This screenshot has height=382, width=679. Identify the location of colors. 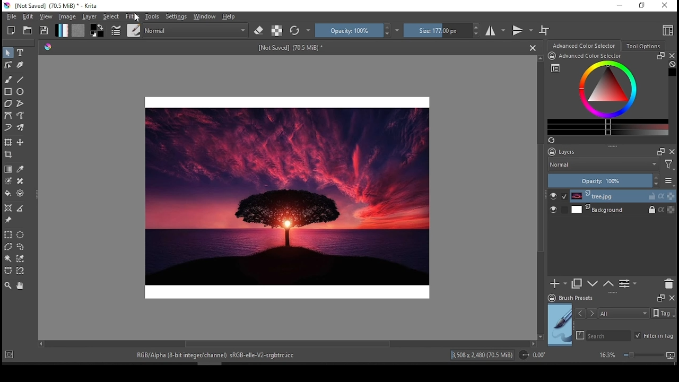
(98, 30).